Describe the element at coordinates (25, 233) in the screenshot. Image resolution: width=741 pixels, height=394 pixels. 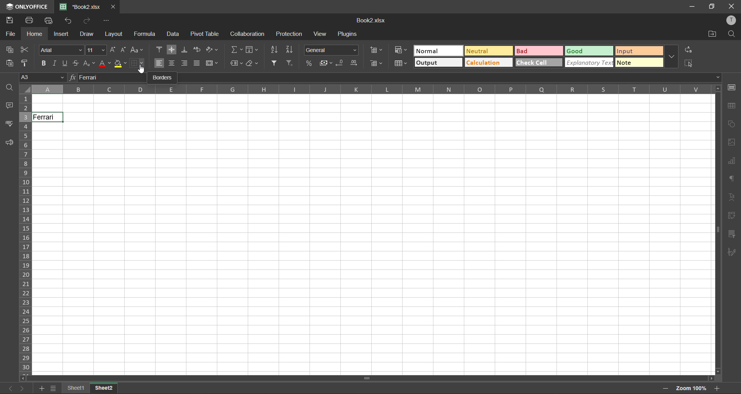
I see `row numbers` at that location.